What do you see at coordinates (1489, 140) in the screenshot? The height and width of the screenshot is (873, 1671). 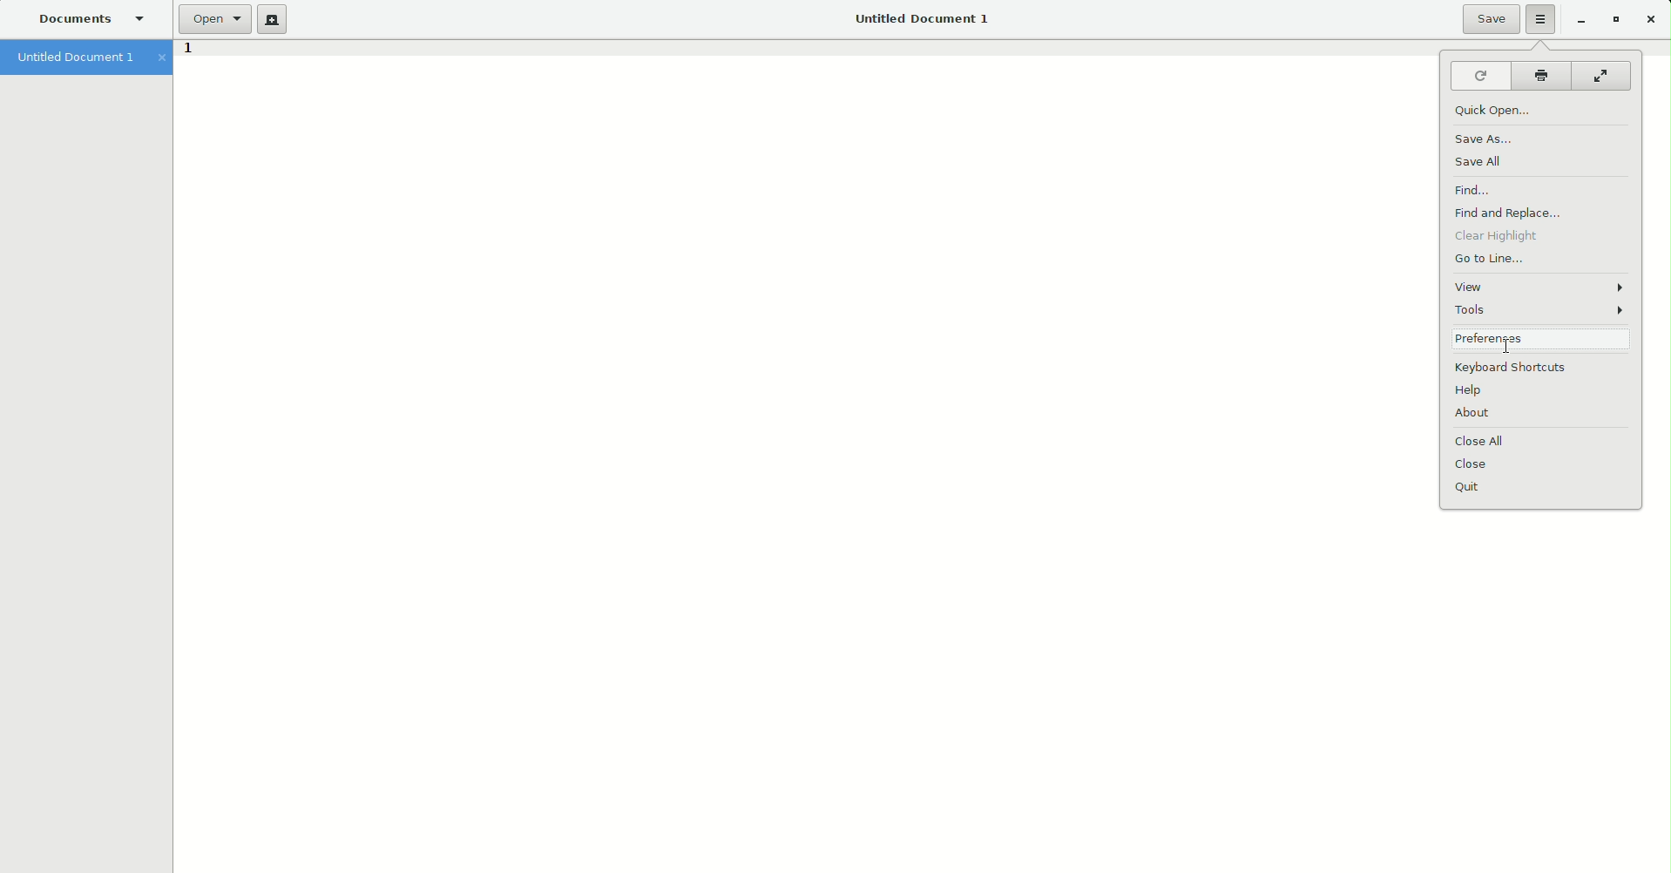 I see `Save as` at bounding box center [1489, 140].